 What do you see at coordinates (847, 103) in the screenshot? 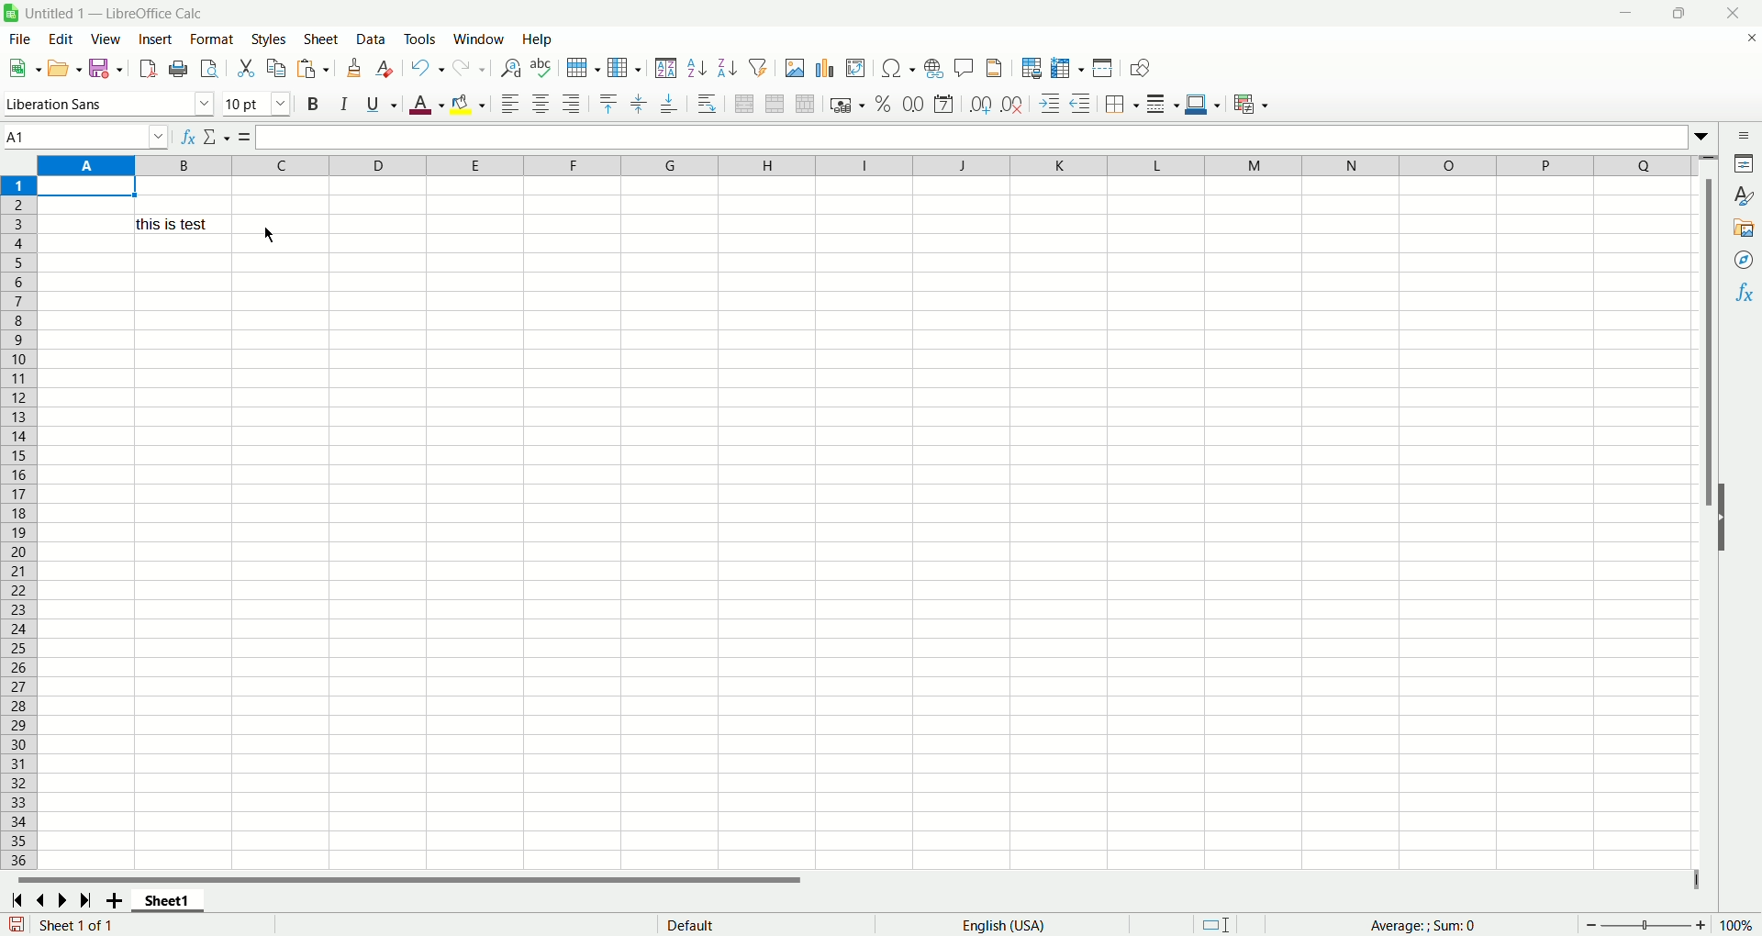
I see `format as currency` at bounding box center [847, 103].